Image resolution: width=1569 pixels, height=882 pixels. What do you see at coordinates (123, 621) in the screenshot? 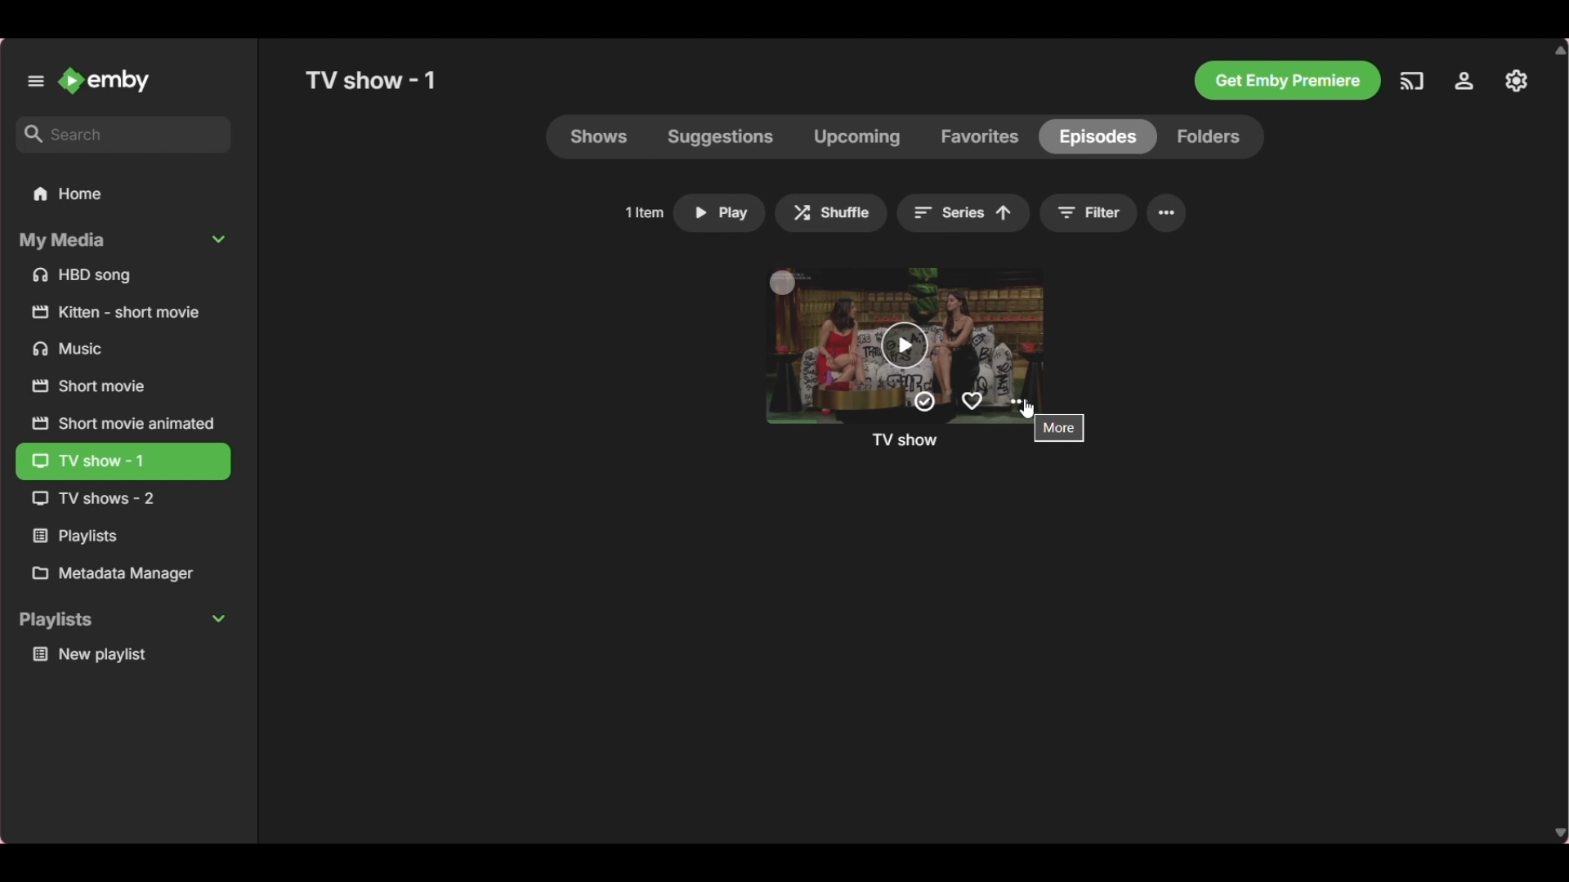
I see `Collapse Playlists` at bounding box center [123, 621].